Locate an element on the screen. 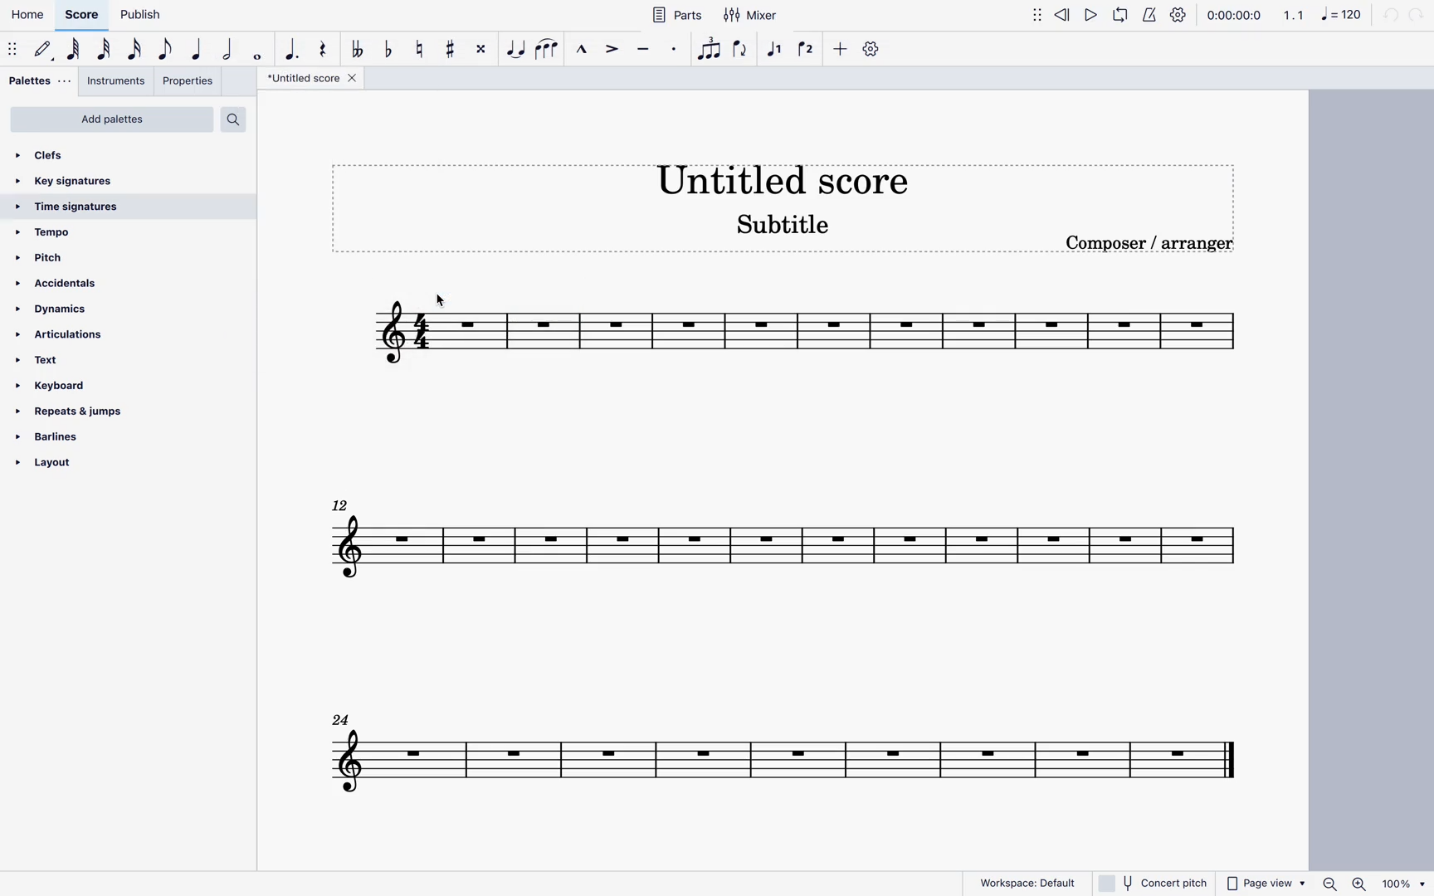  slur is located at coordinates (545, 52).